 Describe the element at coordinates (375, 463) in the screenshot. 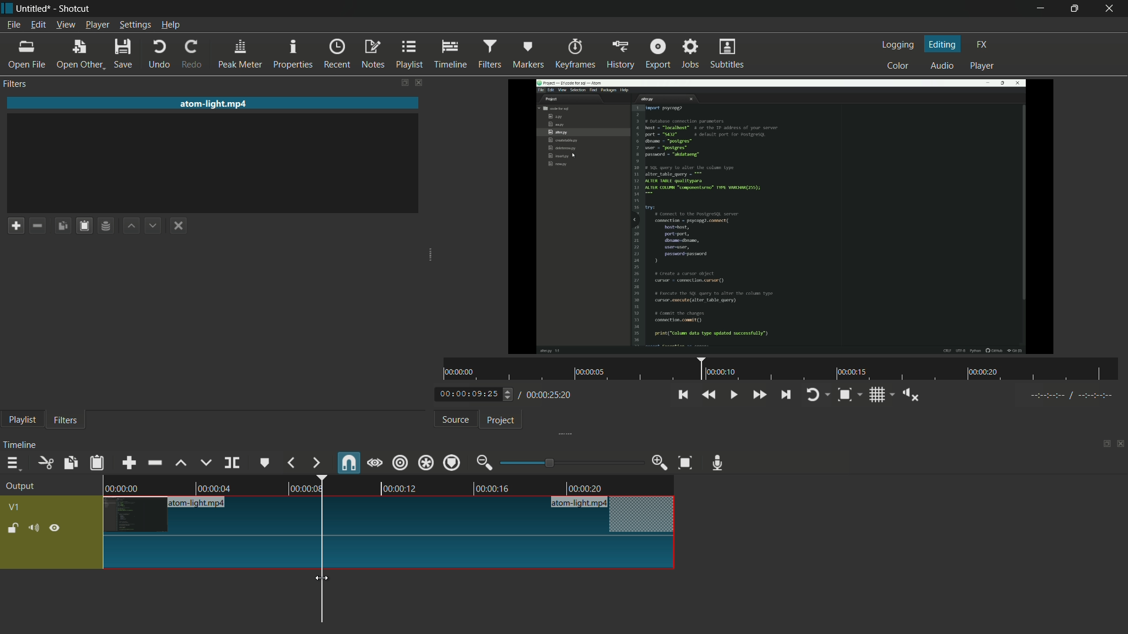

I see `scrub while dragging` at that location.